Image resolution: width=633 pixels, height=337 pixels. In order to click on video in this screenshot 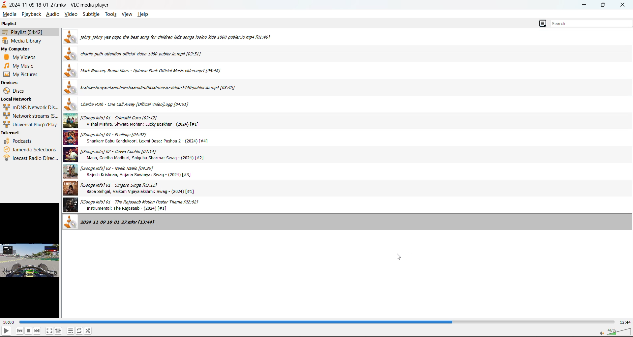, I will do `click(72, 14)`.